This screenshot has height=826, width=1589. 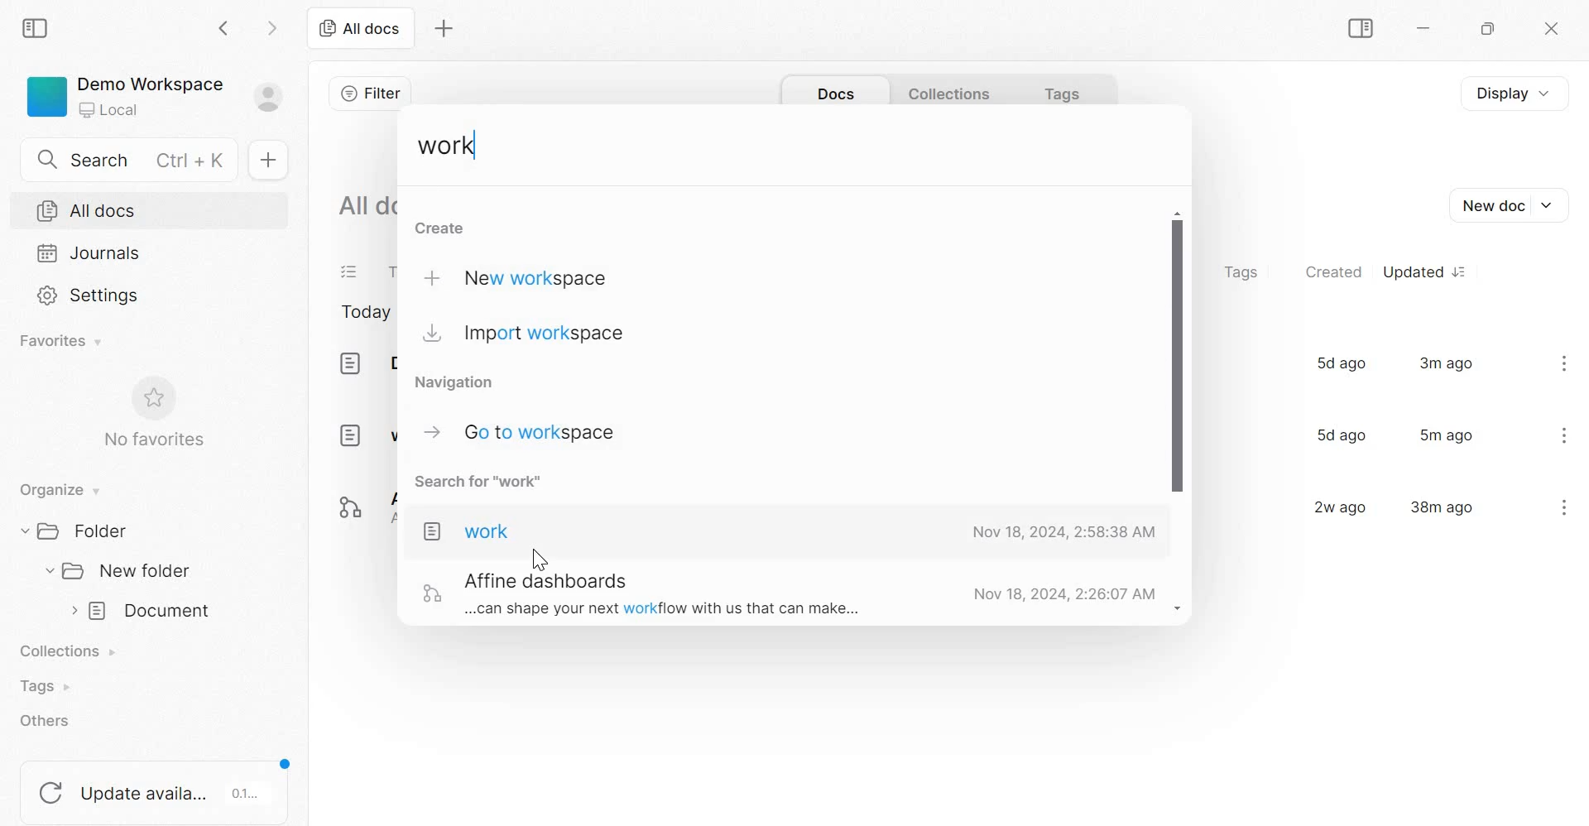 What do you see at coordinates (1506, 205) in the screenshot?
I see `New doc` at bounding box center [1506, 205].